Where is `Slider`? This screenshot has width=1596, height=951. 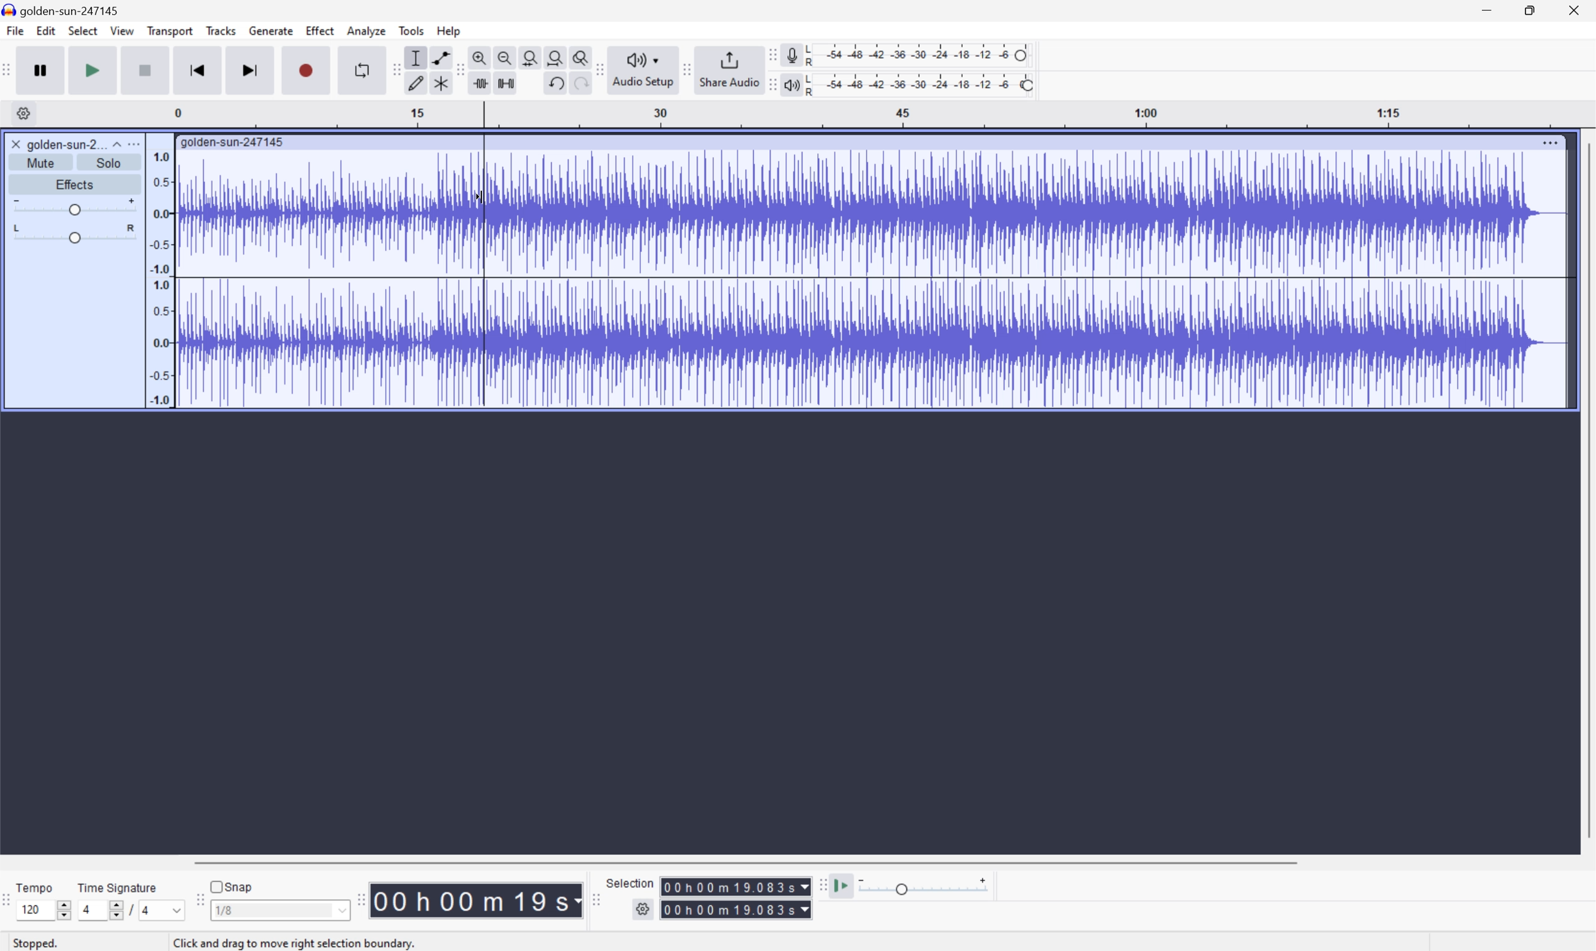
Slider is located at coordinates (72, 206).